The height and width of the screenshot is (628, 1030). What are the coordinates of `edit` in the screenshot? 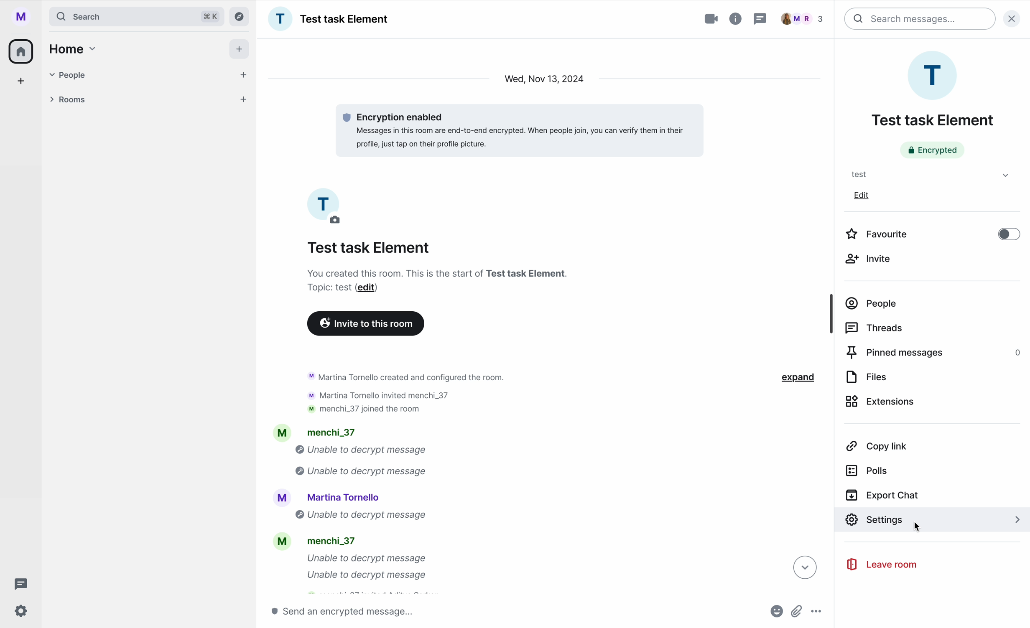 It's located at (862, 195).